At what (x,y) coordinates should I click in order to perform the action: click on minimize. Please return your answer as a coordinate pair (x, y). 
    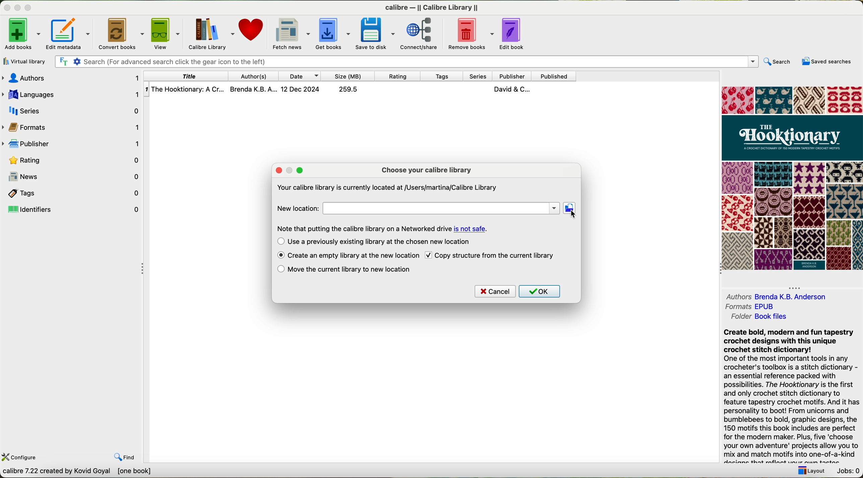
    Looking at the image, I should click on (18, 7).